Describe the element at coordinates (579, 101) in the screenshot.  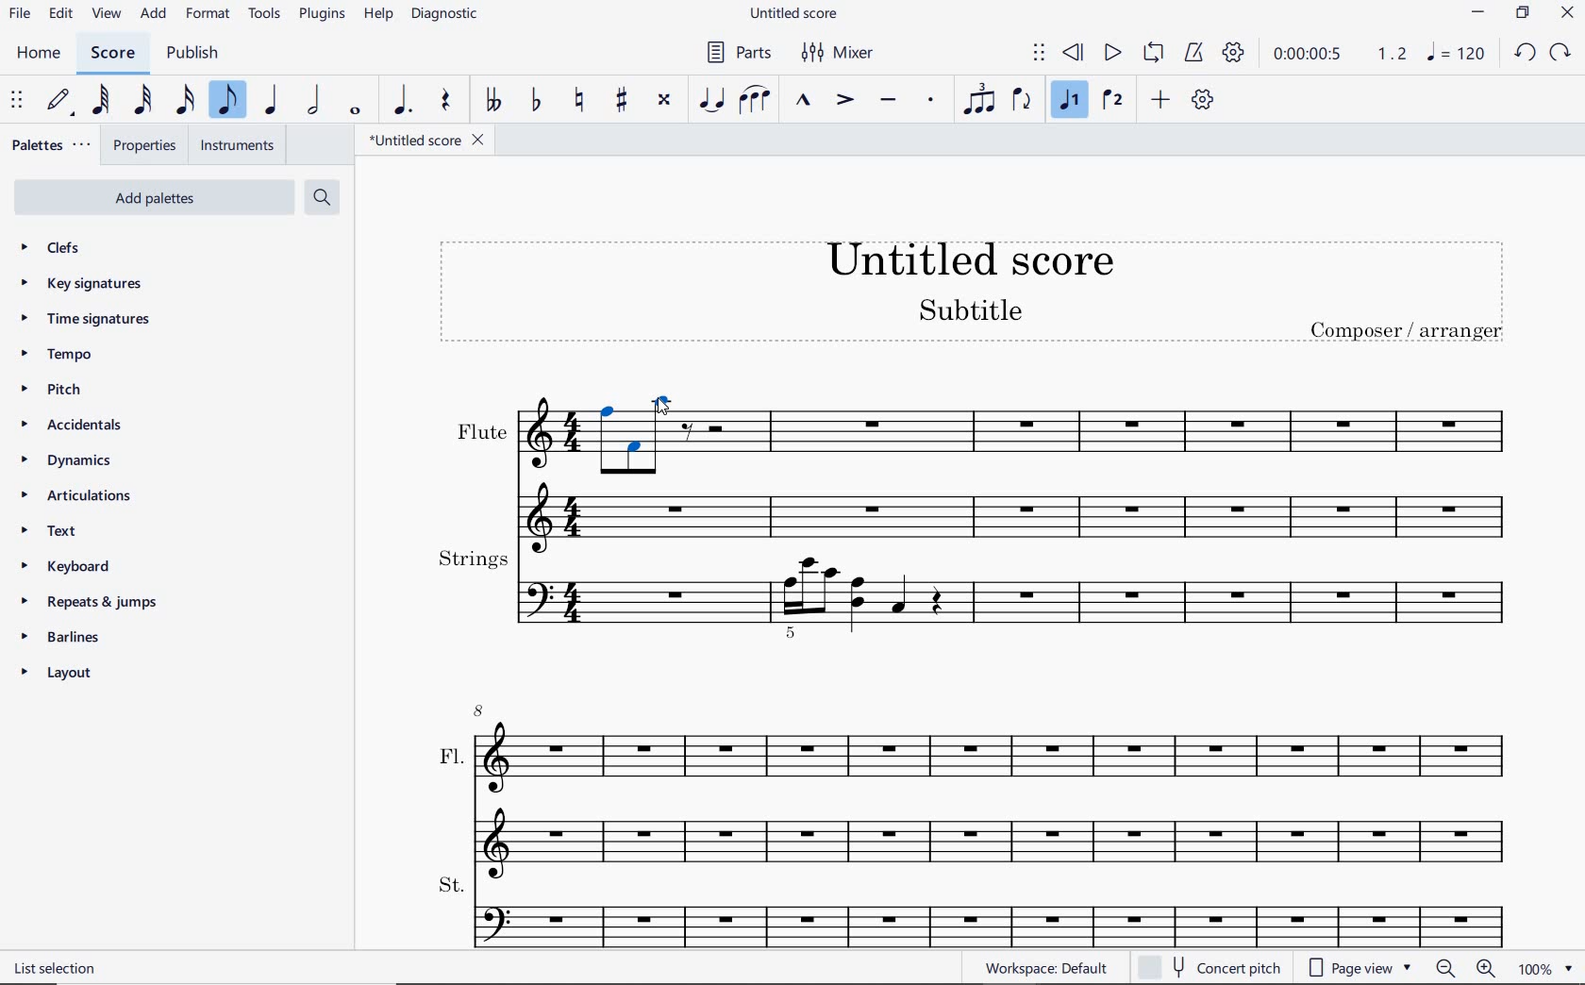
I see `TOGGLE NATURAL` at that location.